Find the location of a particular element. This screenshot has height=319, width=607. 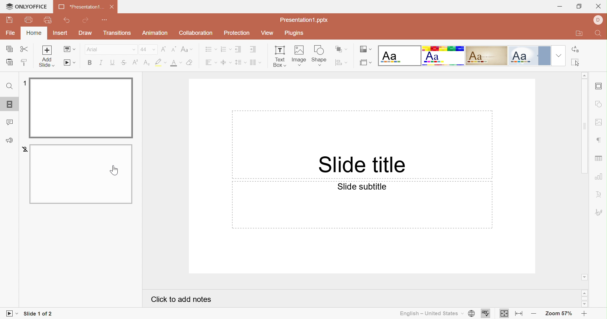

Find is located at coordinates (10, 86).